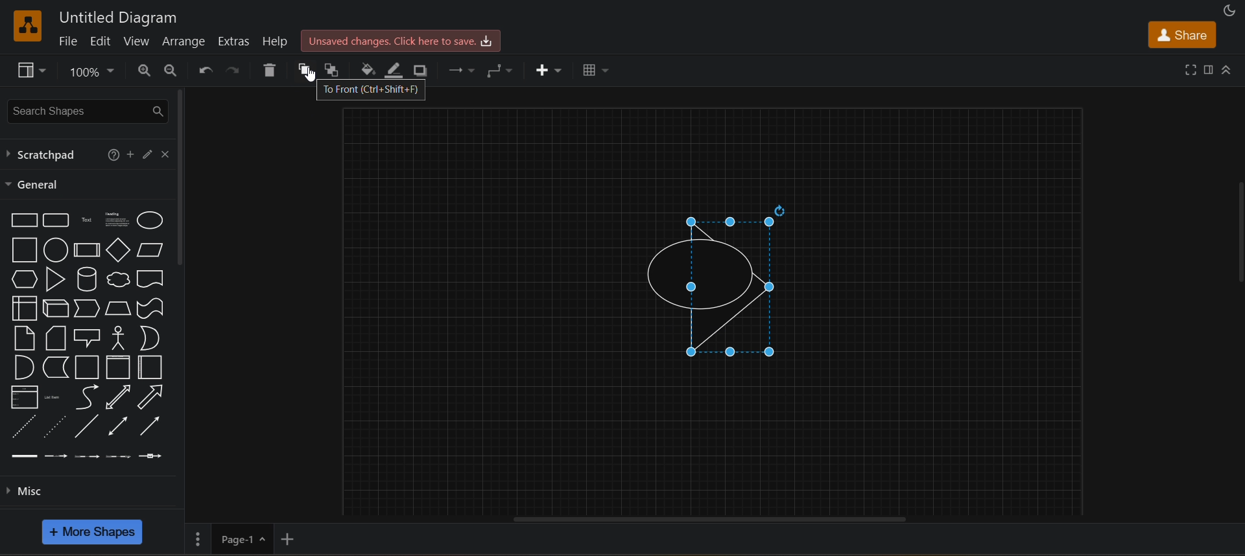 This screenshot has height=556, width=1245. I want to click on Directional arrow, so click(148, 397).